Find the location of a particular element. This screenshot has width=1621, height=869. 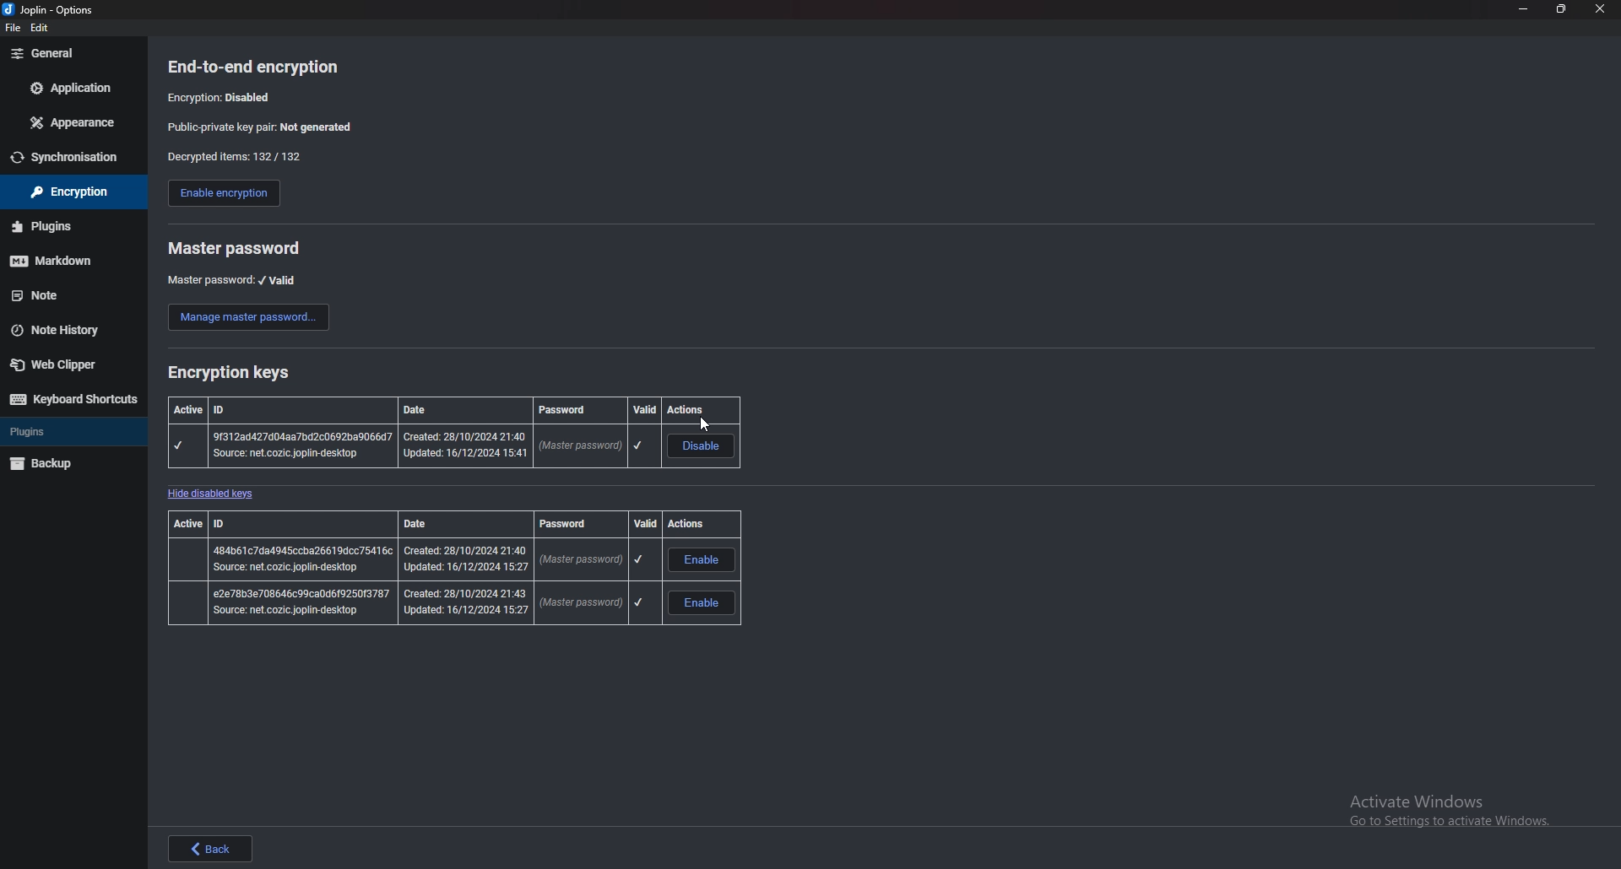

general is located at coordinates (71, 54).